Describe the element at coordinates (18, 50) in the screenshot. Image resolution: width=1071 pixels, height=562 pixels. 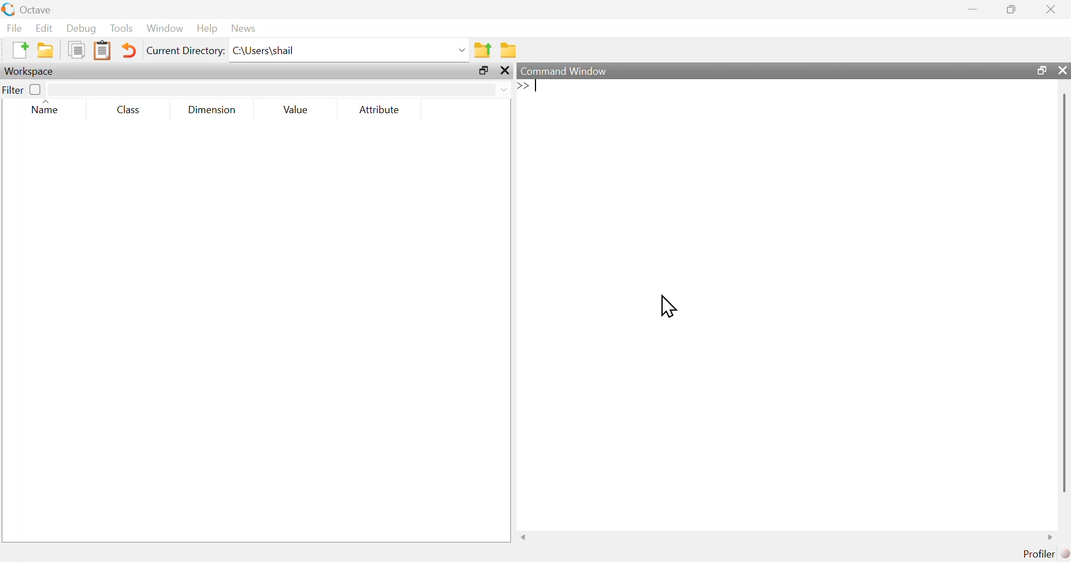
I see `New file` at that location.